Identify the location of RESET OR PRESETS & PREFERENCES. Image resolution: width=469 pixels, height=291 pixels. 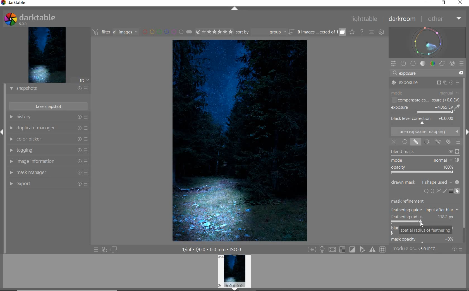
(458, 249).